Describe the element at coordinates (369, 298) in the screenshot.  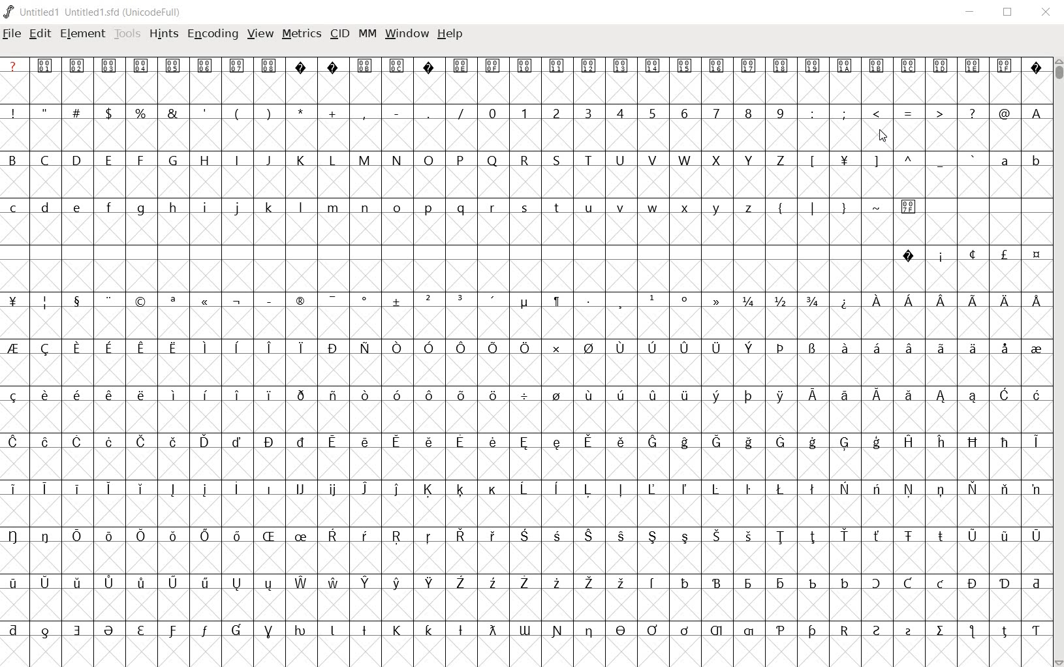
I see `symbols` at that location.